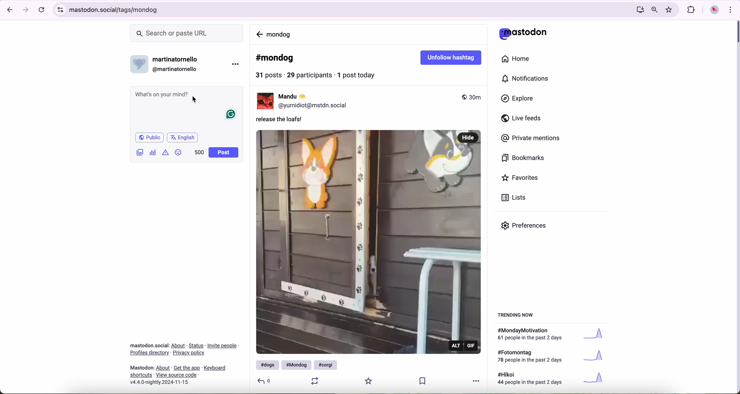 Image resolution: width=740 pixels, height=394 pixels. Describe the element at coordinates (282, 121) in the screenshot. I see `release the loafs!` at that location.